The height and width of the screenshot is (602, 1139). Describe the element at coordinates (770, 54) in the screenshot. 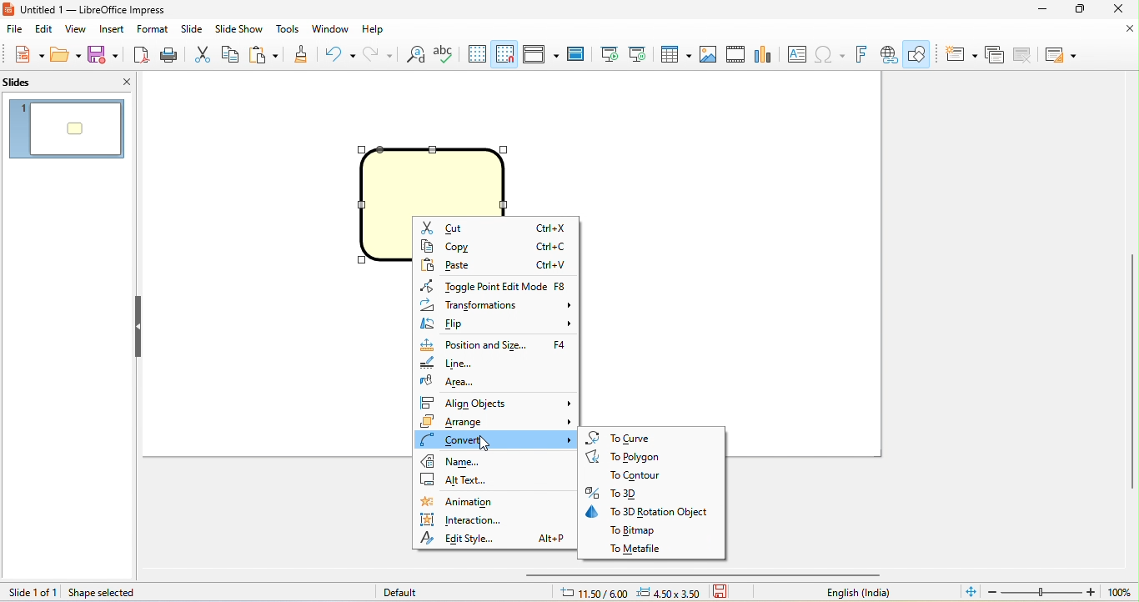

I see `chart` at that location.